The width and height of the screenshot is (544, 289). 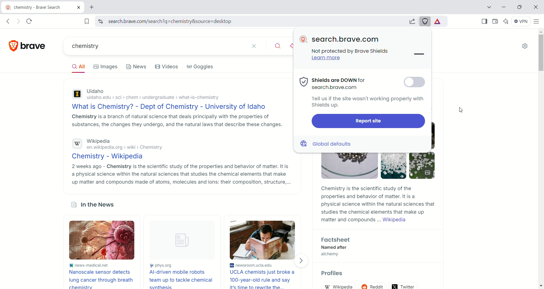 What do you see at coordinates (102, 279) in the screenshot?
I see `nanoscale sensor detects lung cancer through breath chemistry` at bounding box center [102, 279].